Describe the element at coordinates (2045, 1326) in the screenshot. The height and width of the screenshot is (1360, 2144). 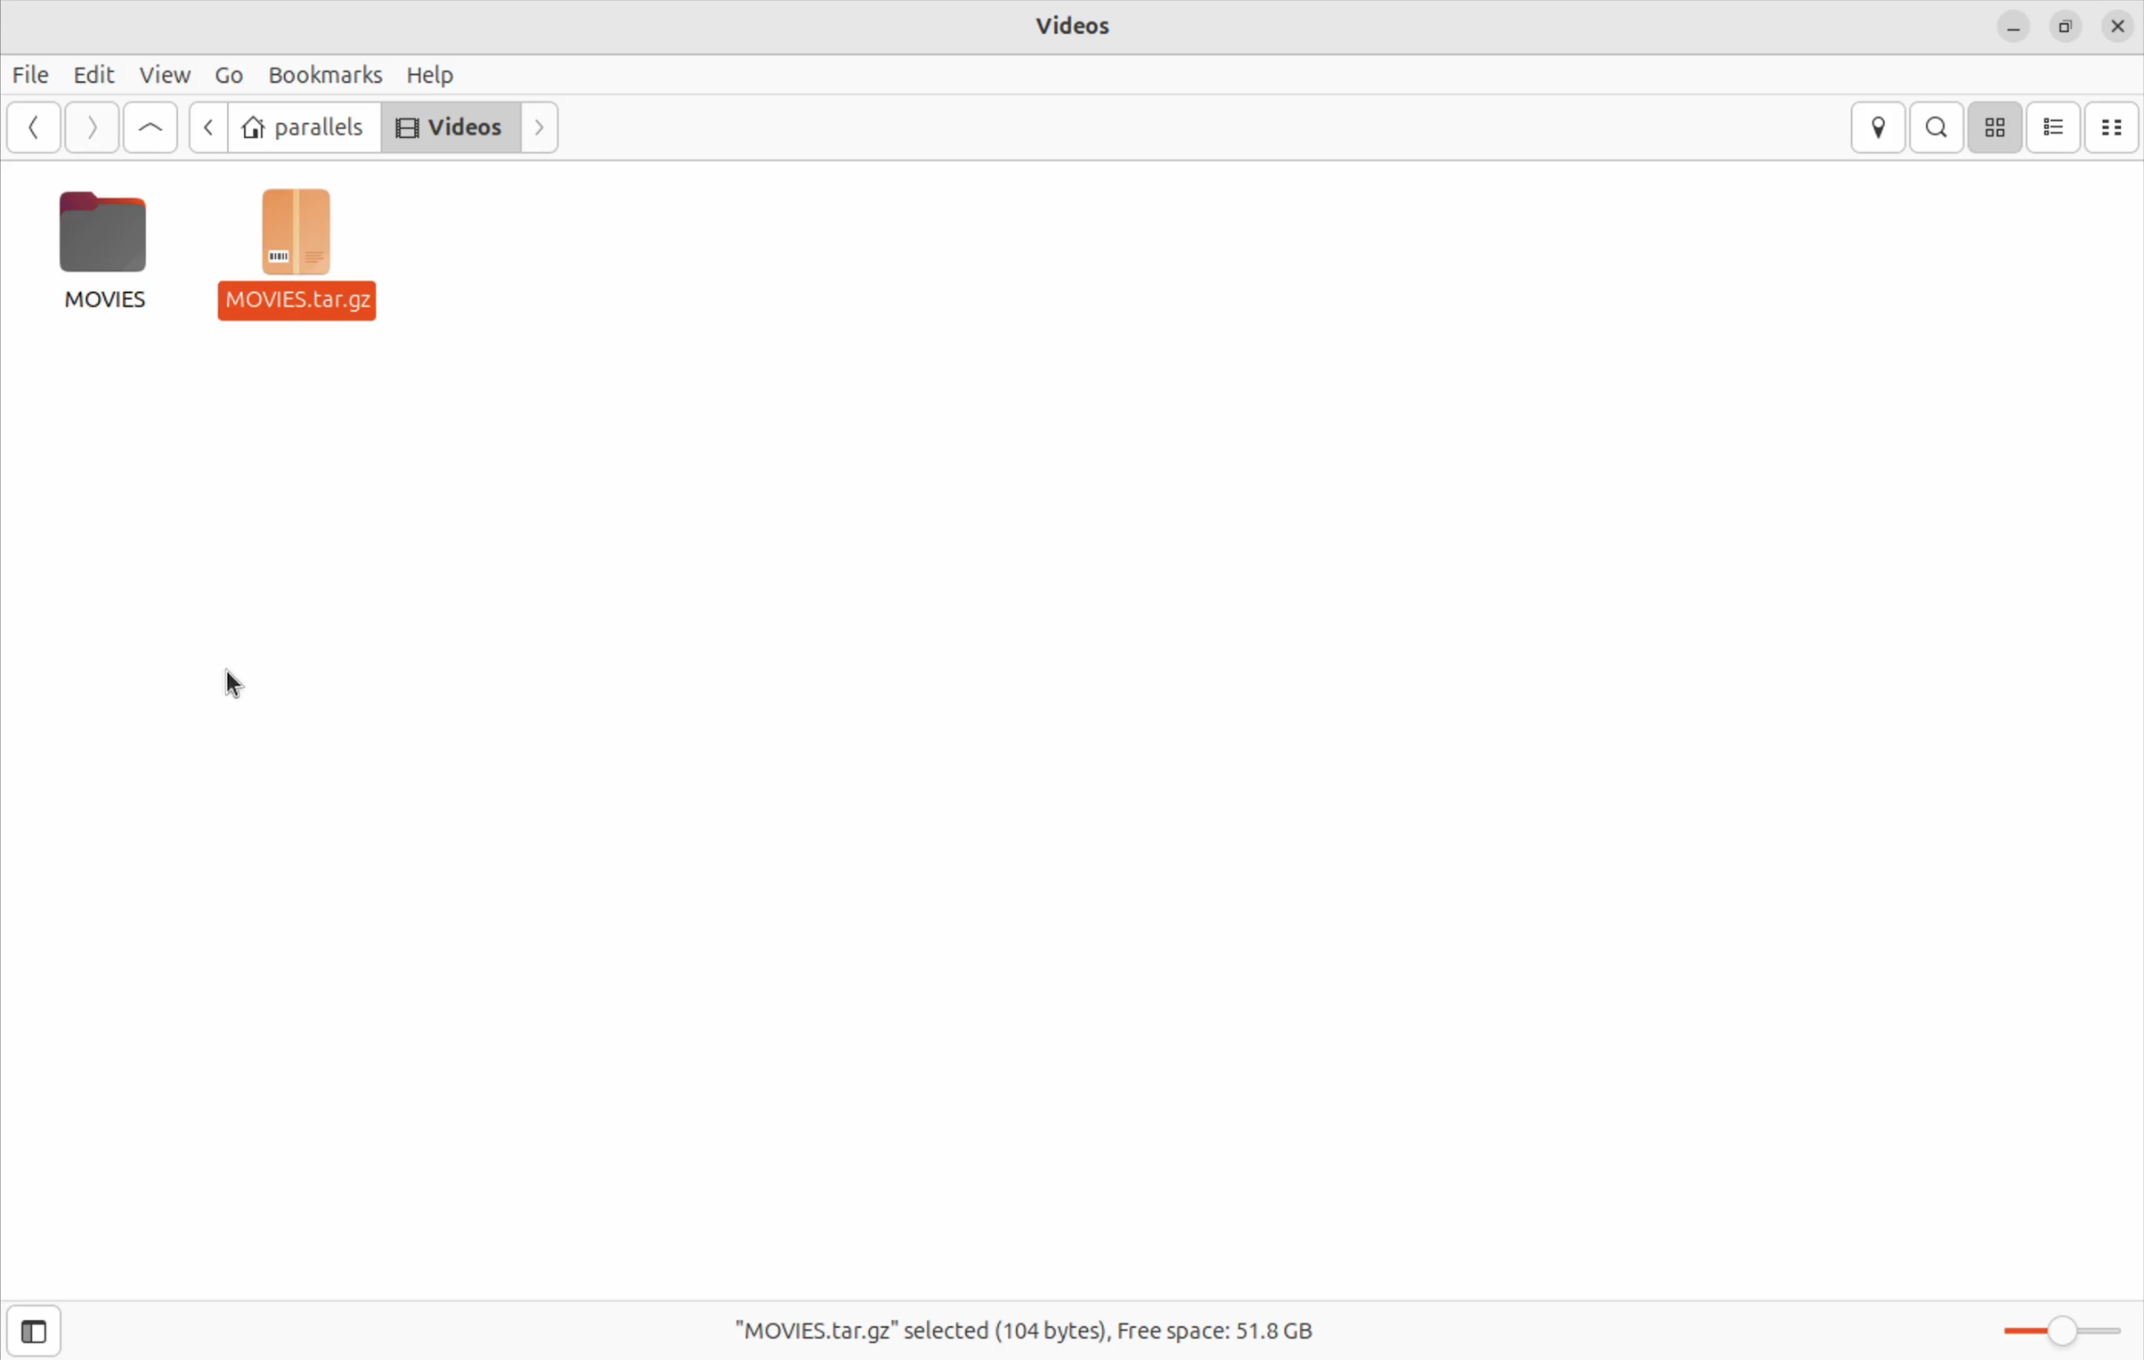
I see `toggle zoom bar` at that location.